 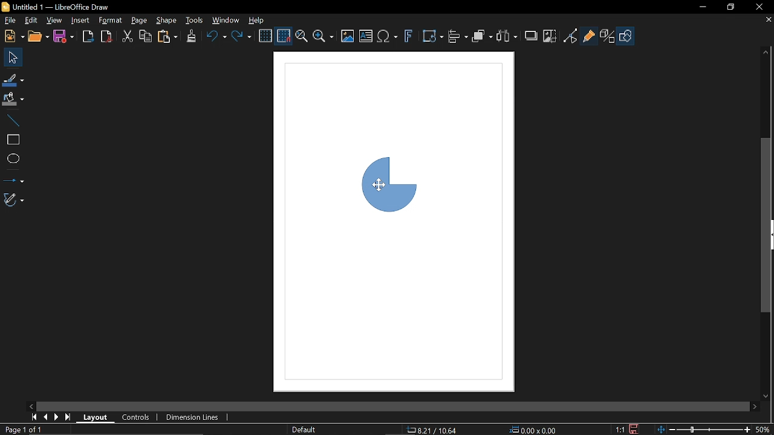 What do you see at coordinates (628, 429) in the screenshot?
I see `1:1 (Scaling factor of the document)` at bounding box center [628, 429].